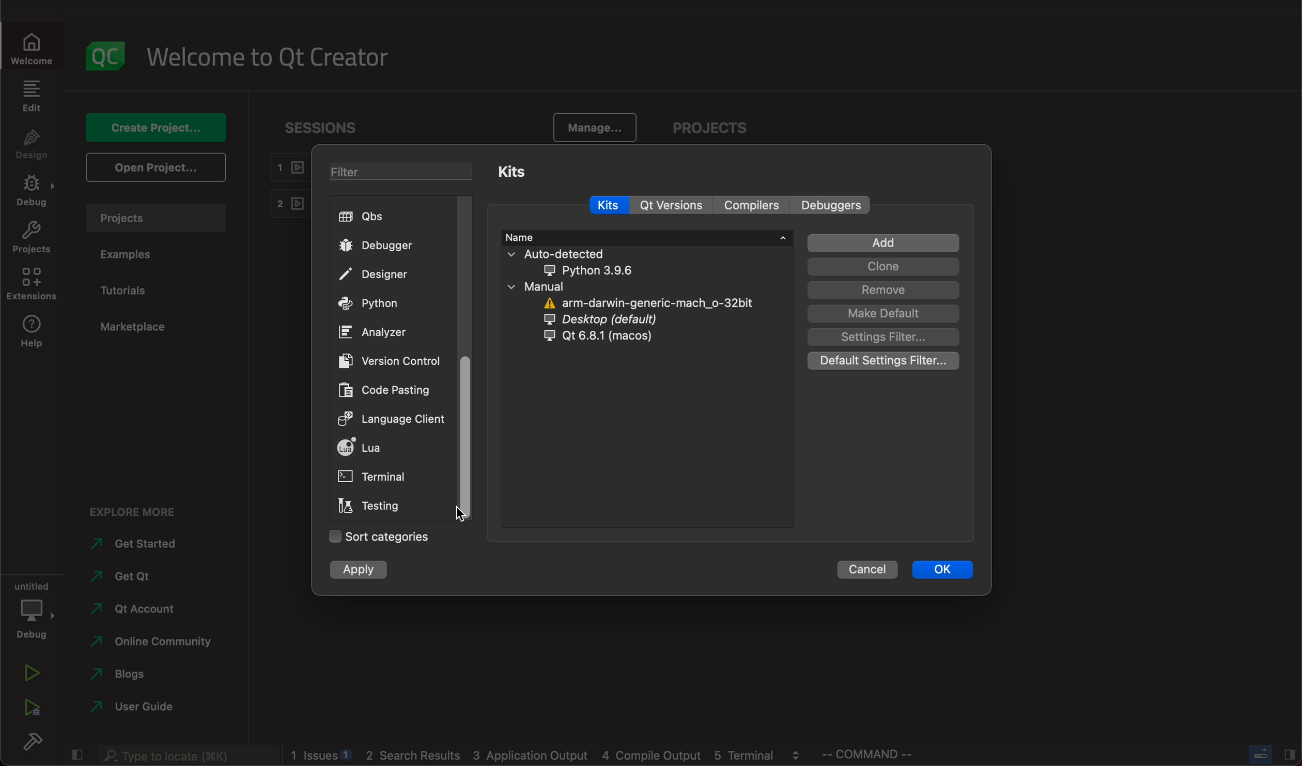  Describe the element at coordinates (1266, 753) in the screenshot. I see `close slide bar` at that location.